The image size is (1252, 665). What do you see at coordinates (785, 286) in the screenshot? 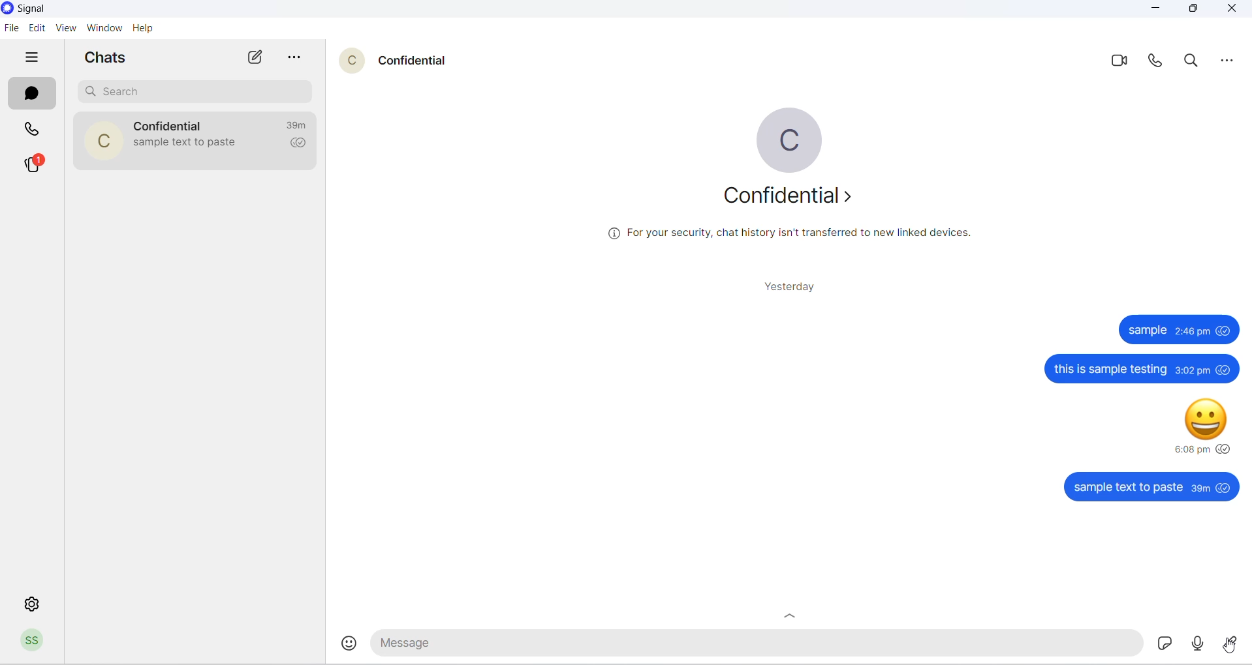
I see `yesterday ` at bounding box center [785, 286].